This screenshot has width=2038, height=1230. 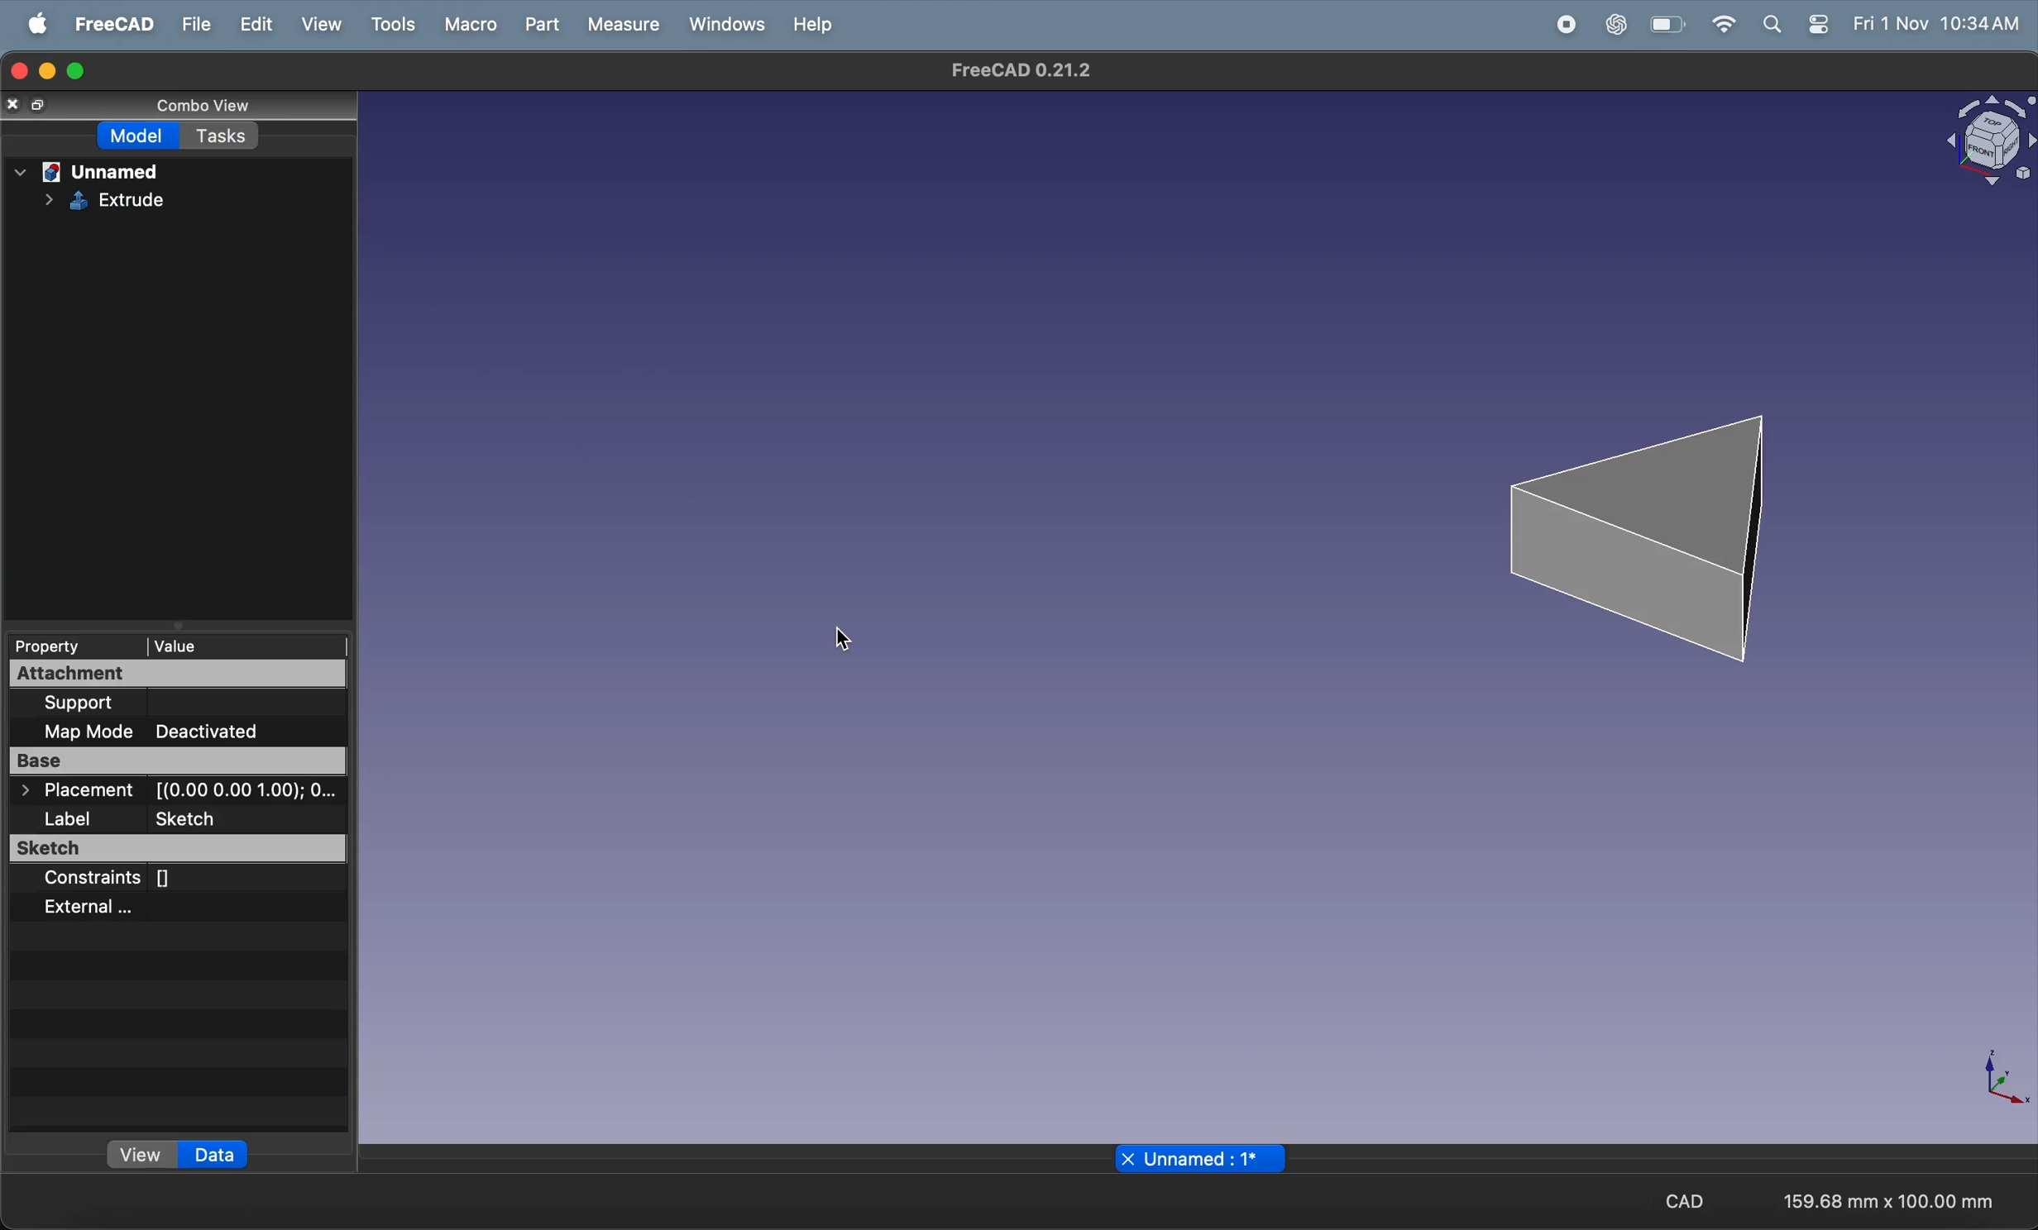 I want to click on data, so click(x=214, y=1155).